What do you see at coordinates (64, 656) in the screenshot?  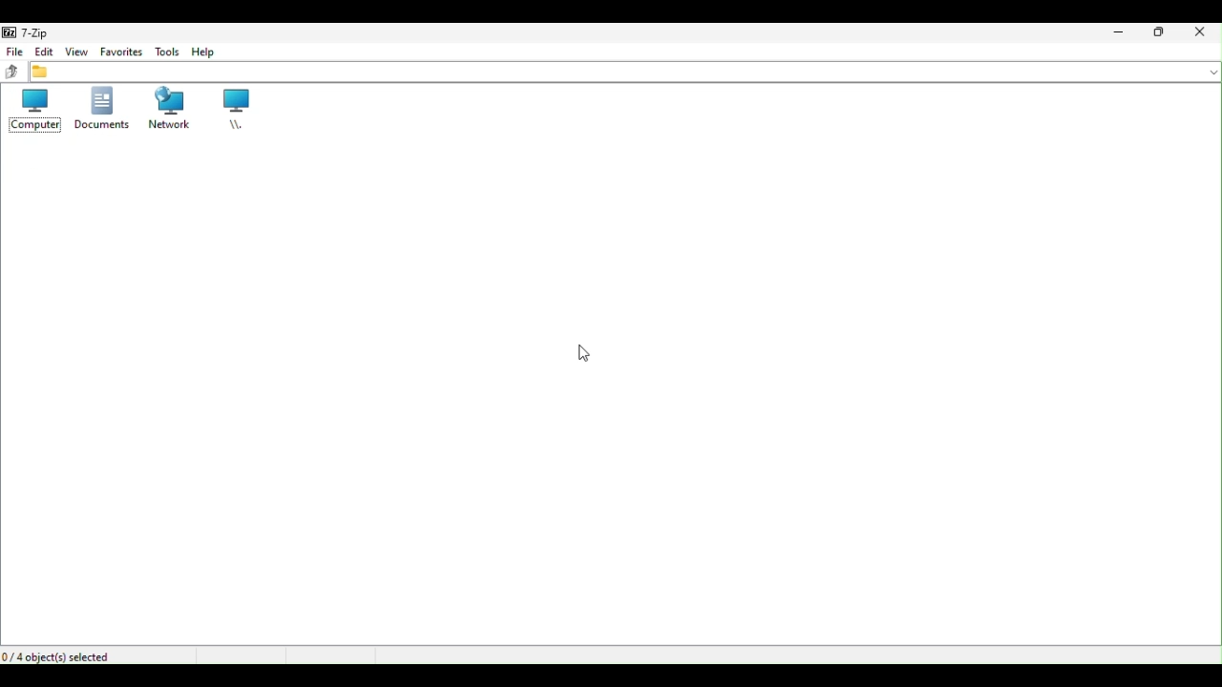 I see `Four objects selected` at bounding box center [64, 656].